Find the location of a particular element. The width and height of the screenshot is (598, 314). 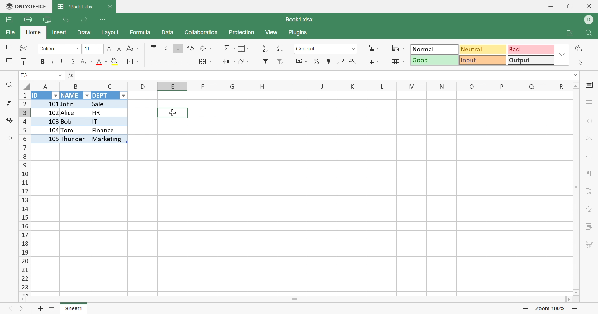

Find is located at coordinates (9, 86).